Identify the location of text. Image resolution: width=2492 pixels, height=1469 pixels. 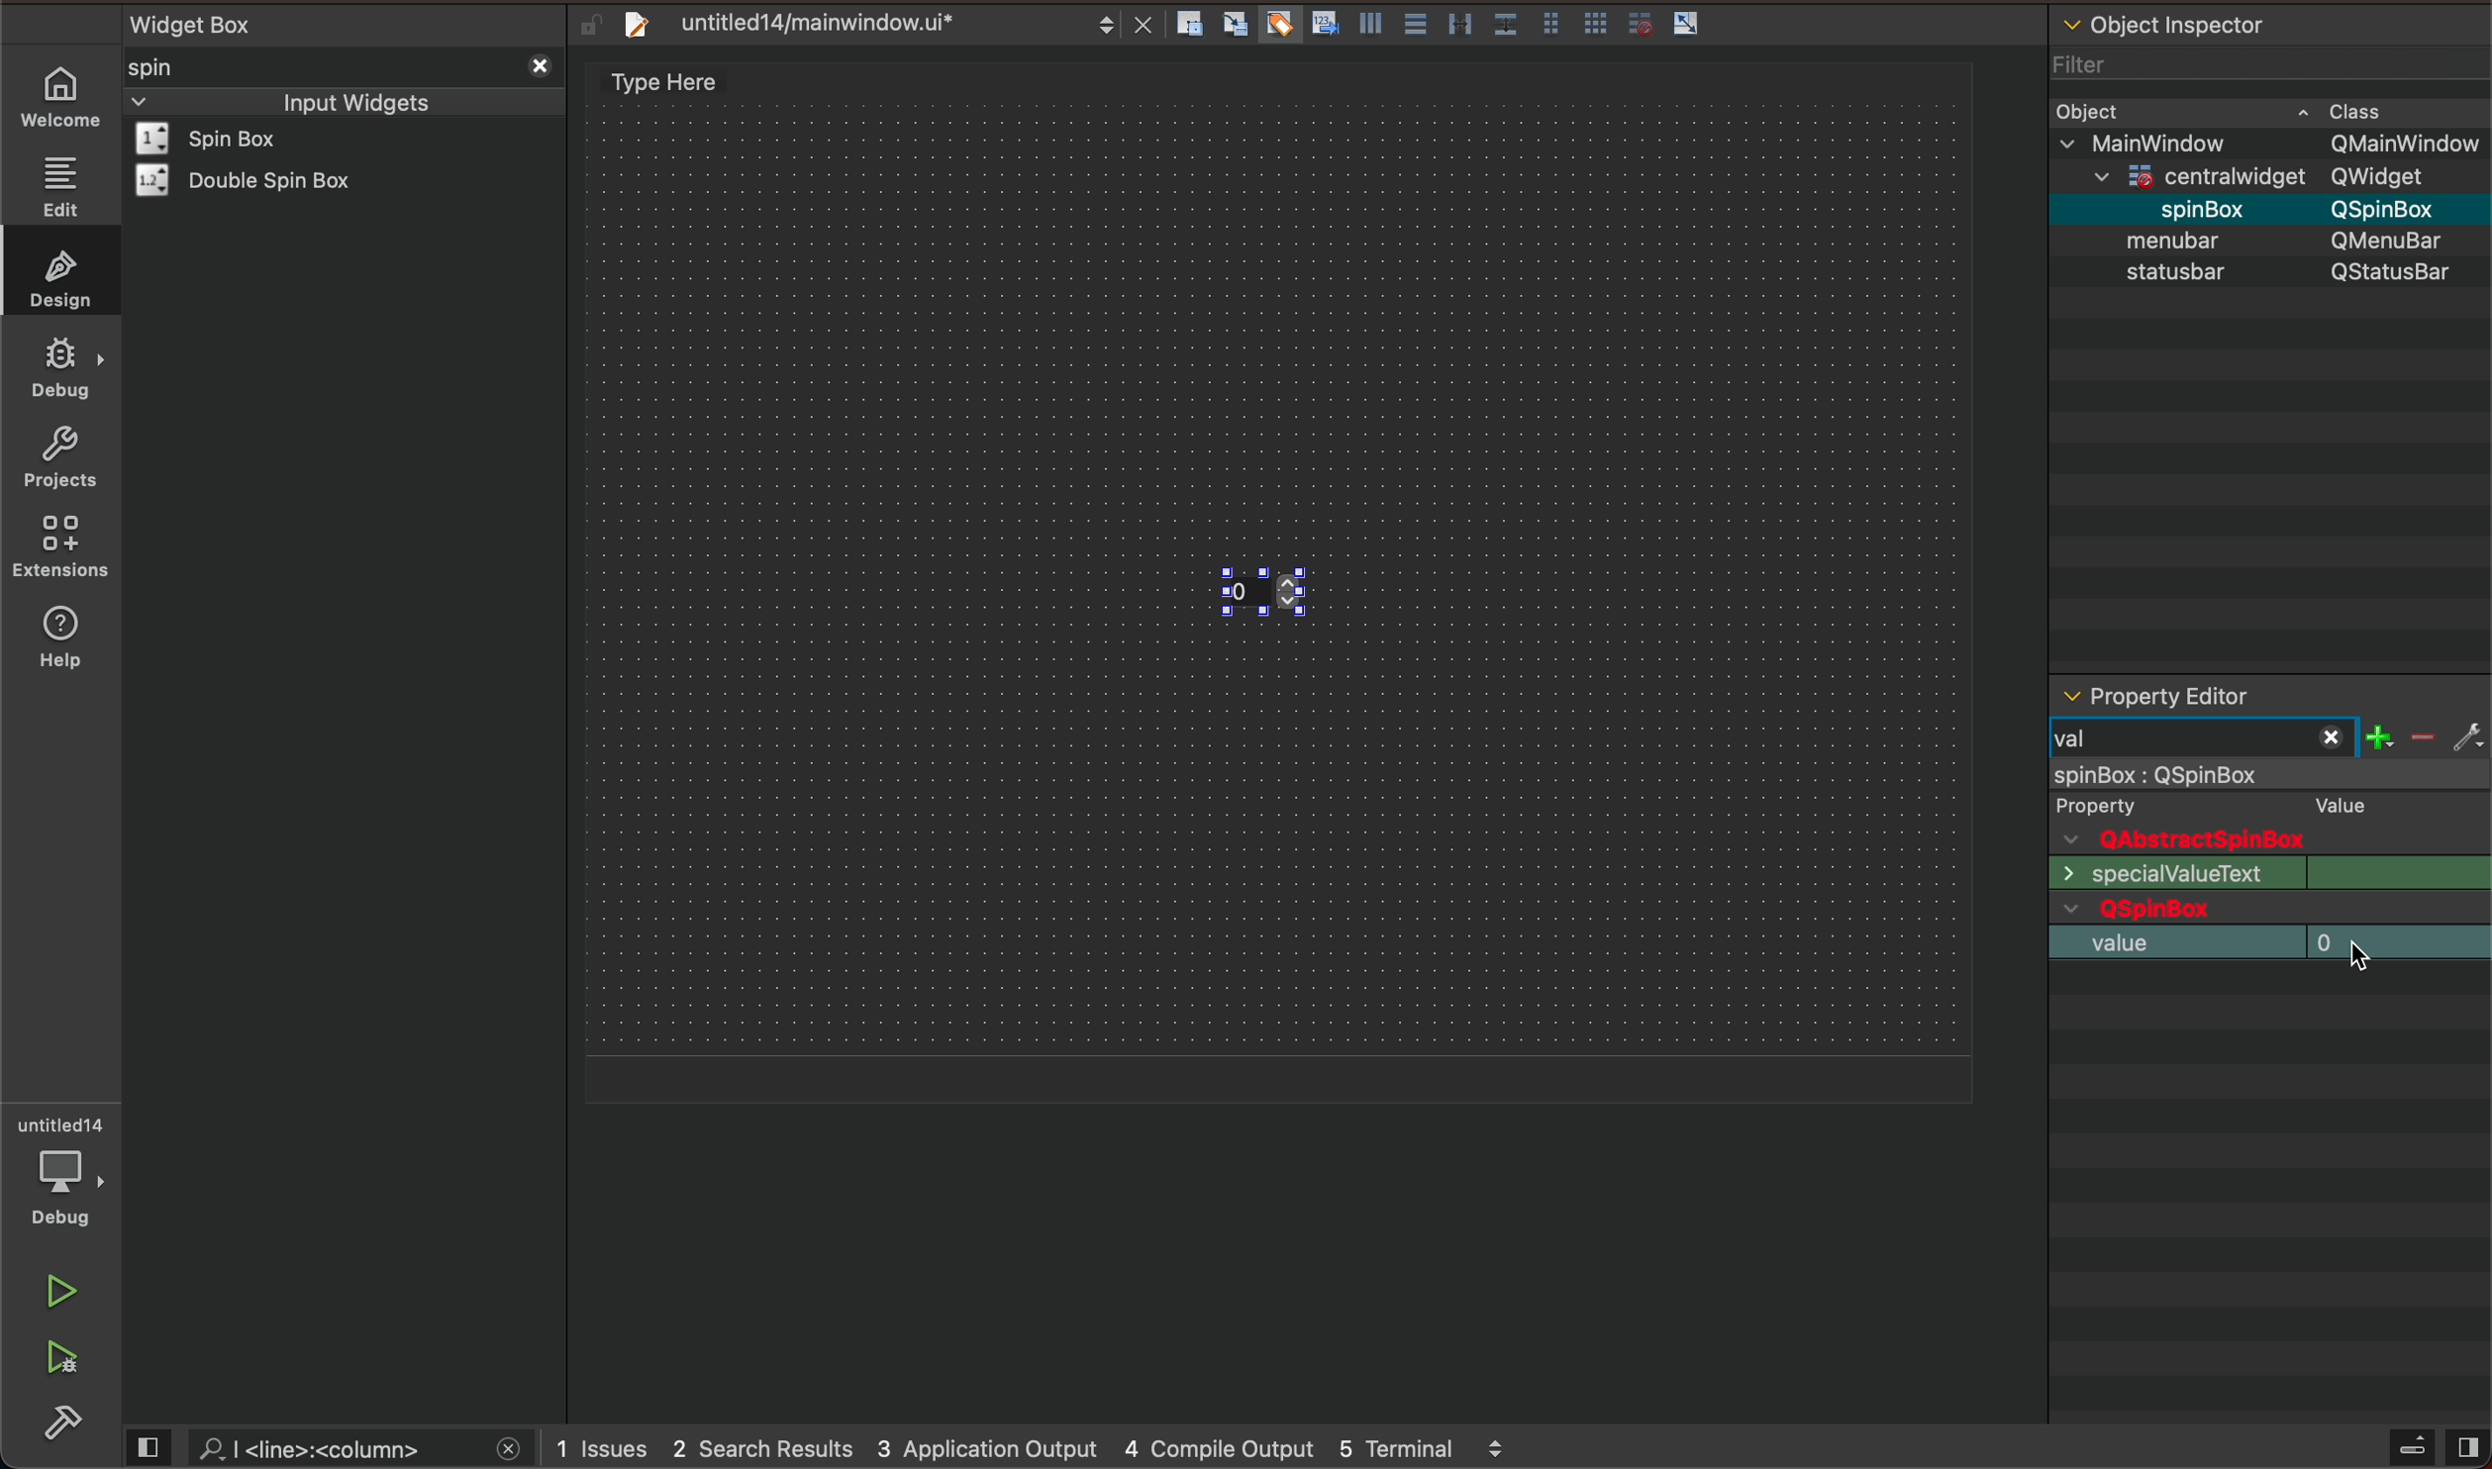
(2160, 275).